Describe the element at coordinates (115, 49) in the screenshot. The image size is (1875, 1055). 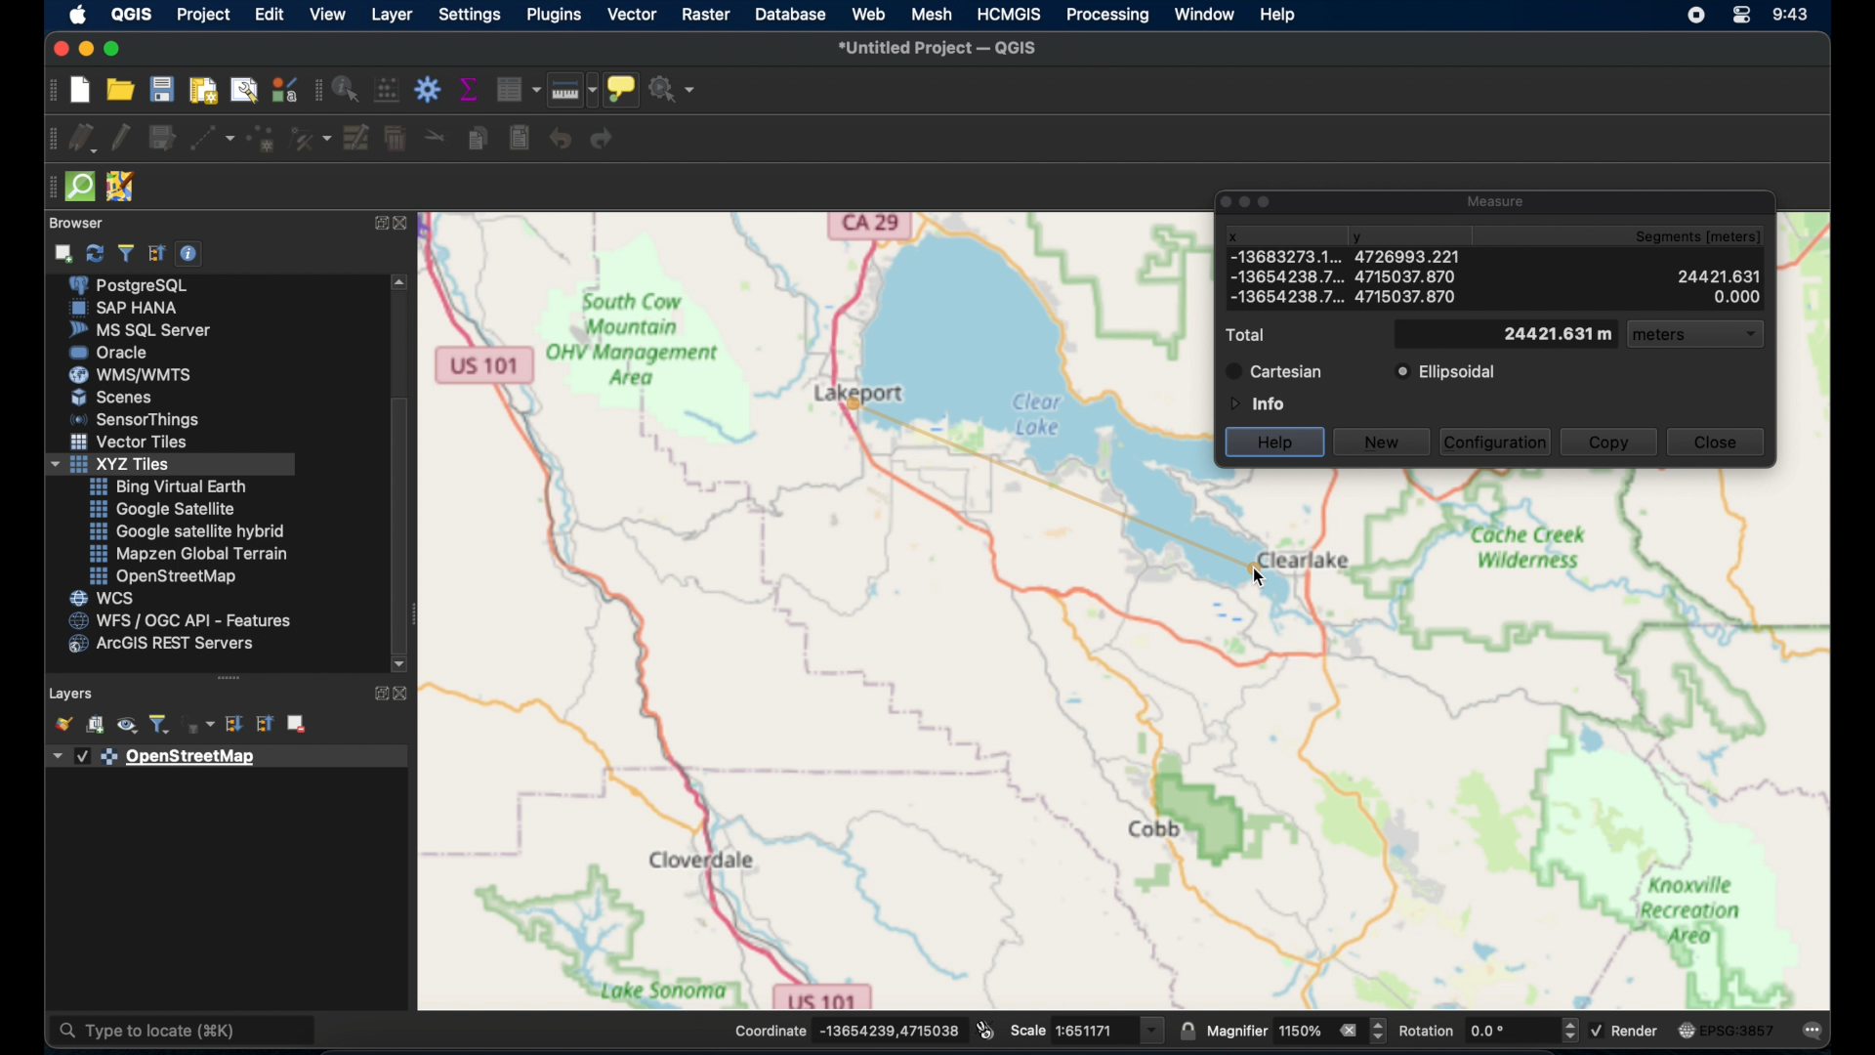
I see `maximize` at that location.